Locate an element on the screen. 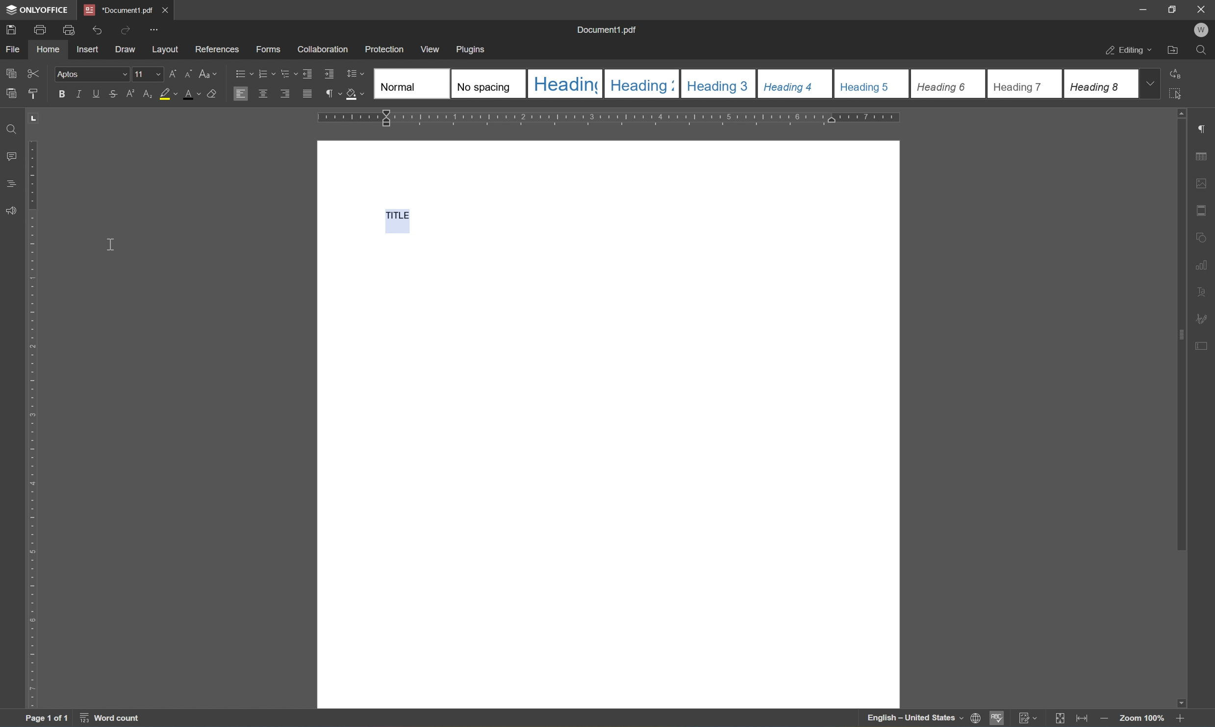  home is located at coordinates (50, 48).